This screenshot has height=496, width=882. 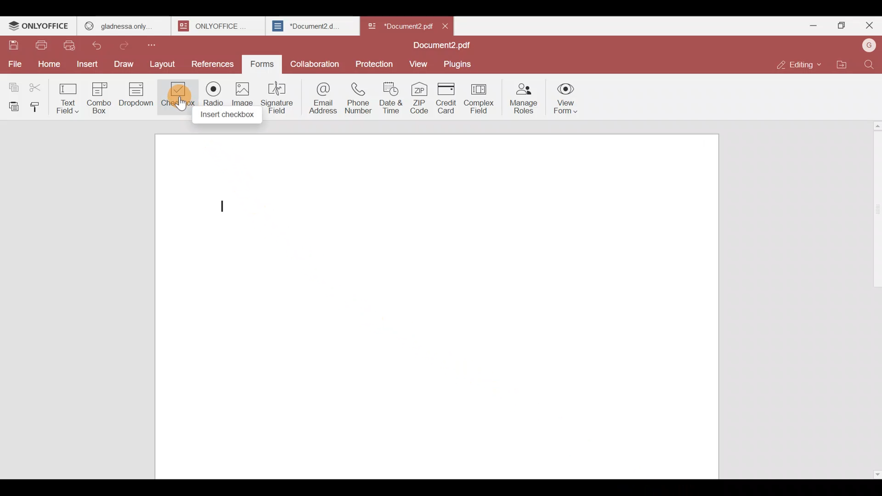 What do you see at coordinates (39, 105) in the screenshot?
I see `Copy style` at bounding box center [39, 105].